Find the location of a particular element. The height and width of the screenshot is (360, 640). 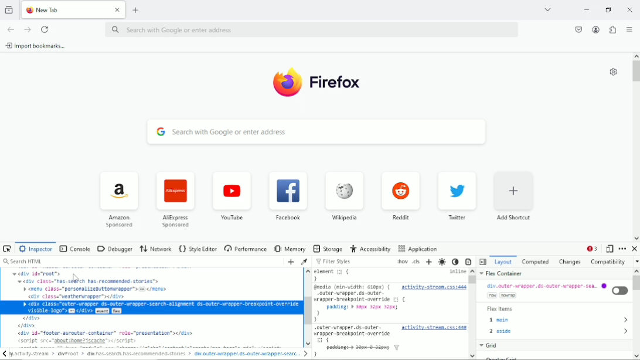

Toggle print media simulation for the page is located at coordinates (468, 261).